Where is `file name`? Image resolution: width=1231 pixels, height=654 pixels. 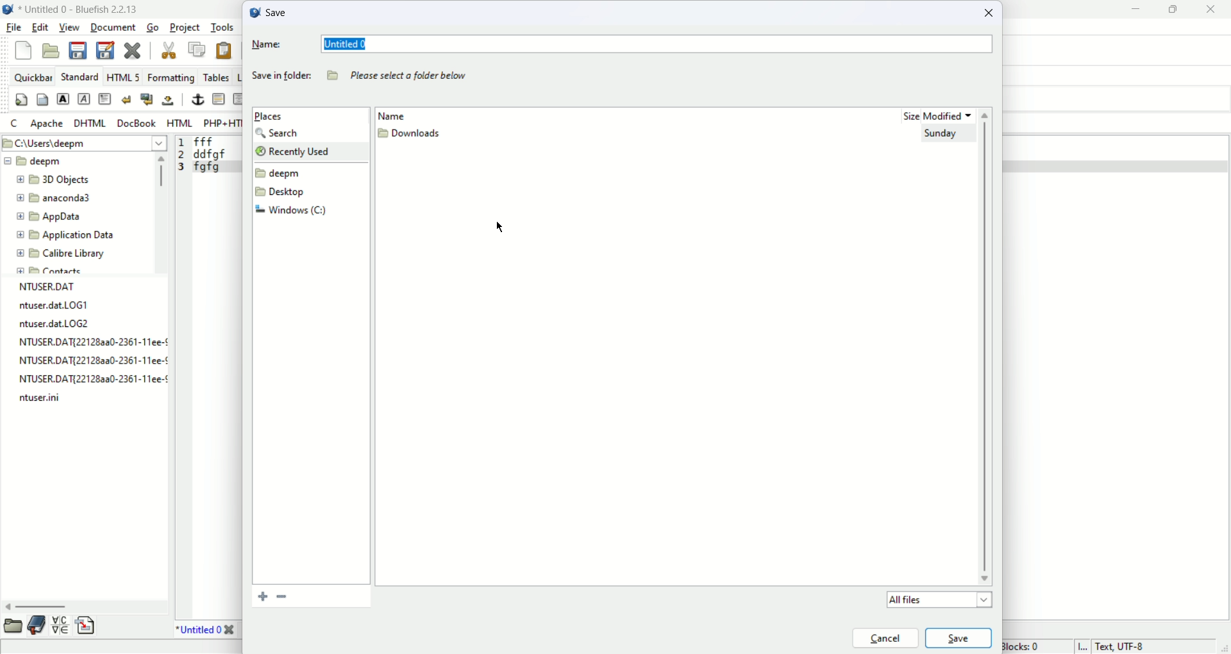 file name is located at coordinates (90, 381).